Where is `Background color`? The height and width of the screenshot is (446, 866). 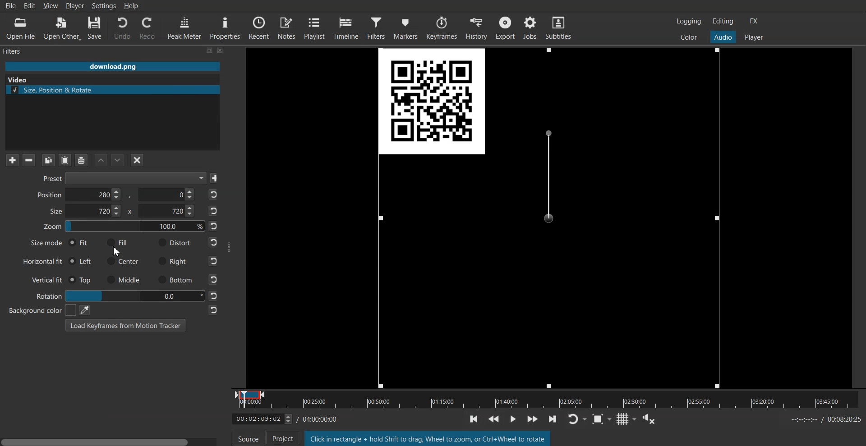 Background color is located at coordinates (37, 310).